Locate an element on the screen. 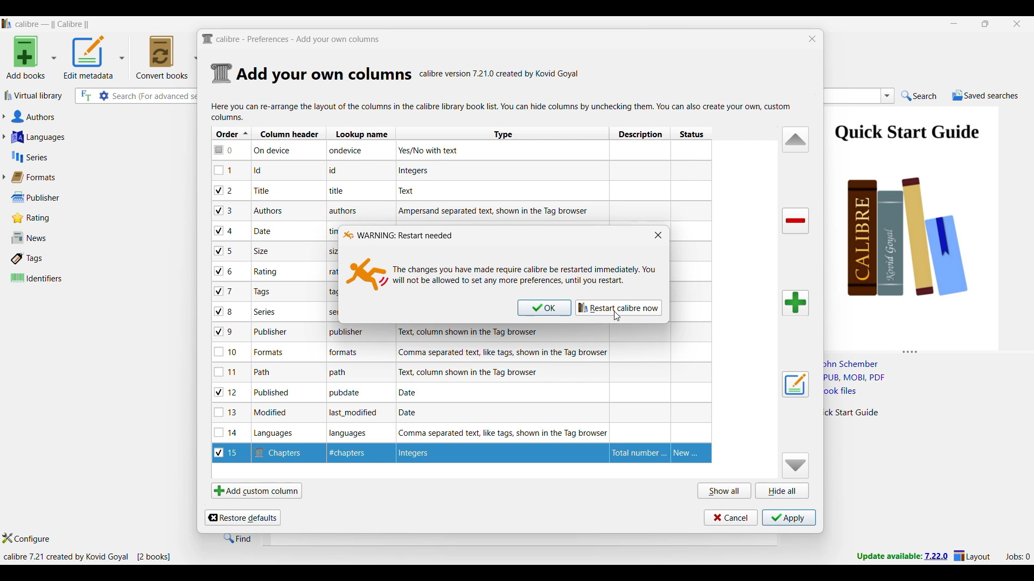 The height and width of the screenshot is (581, 1034). Note is located at coordinates (269, 332).